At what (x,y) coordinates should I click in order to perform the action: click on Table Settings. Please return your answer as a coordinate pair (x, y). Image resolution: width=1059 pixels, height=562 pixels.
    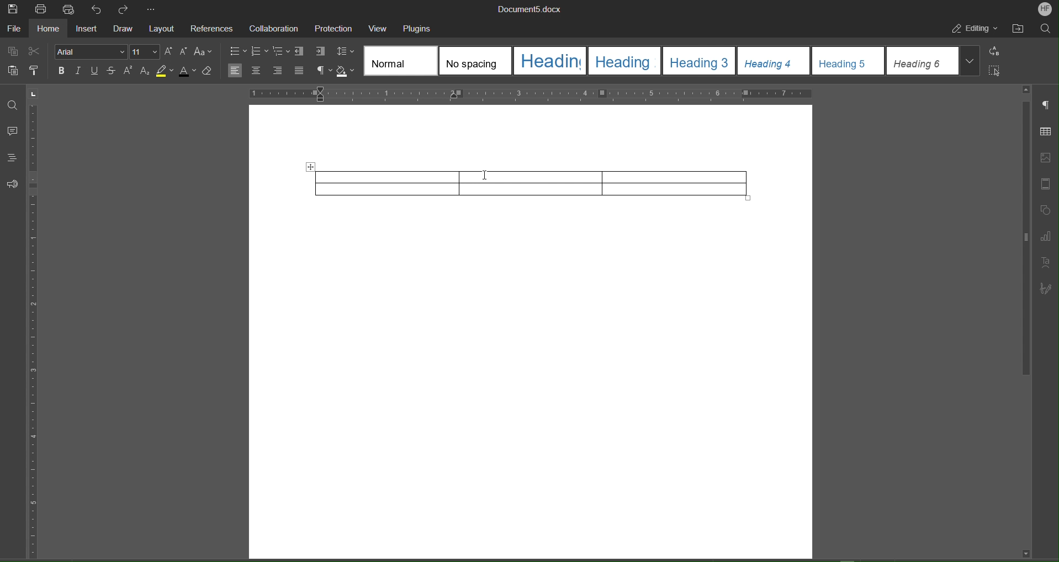
    Looking at the image, I should click on (1047, 131).